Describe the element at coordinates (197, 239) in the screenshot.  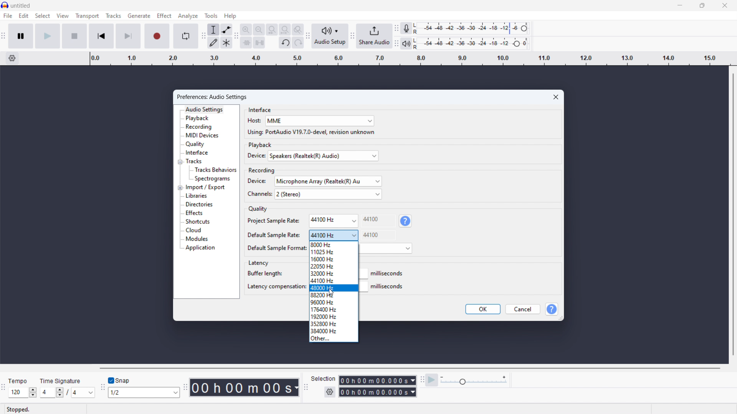
I see `modules` at that location.